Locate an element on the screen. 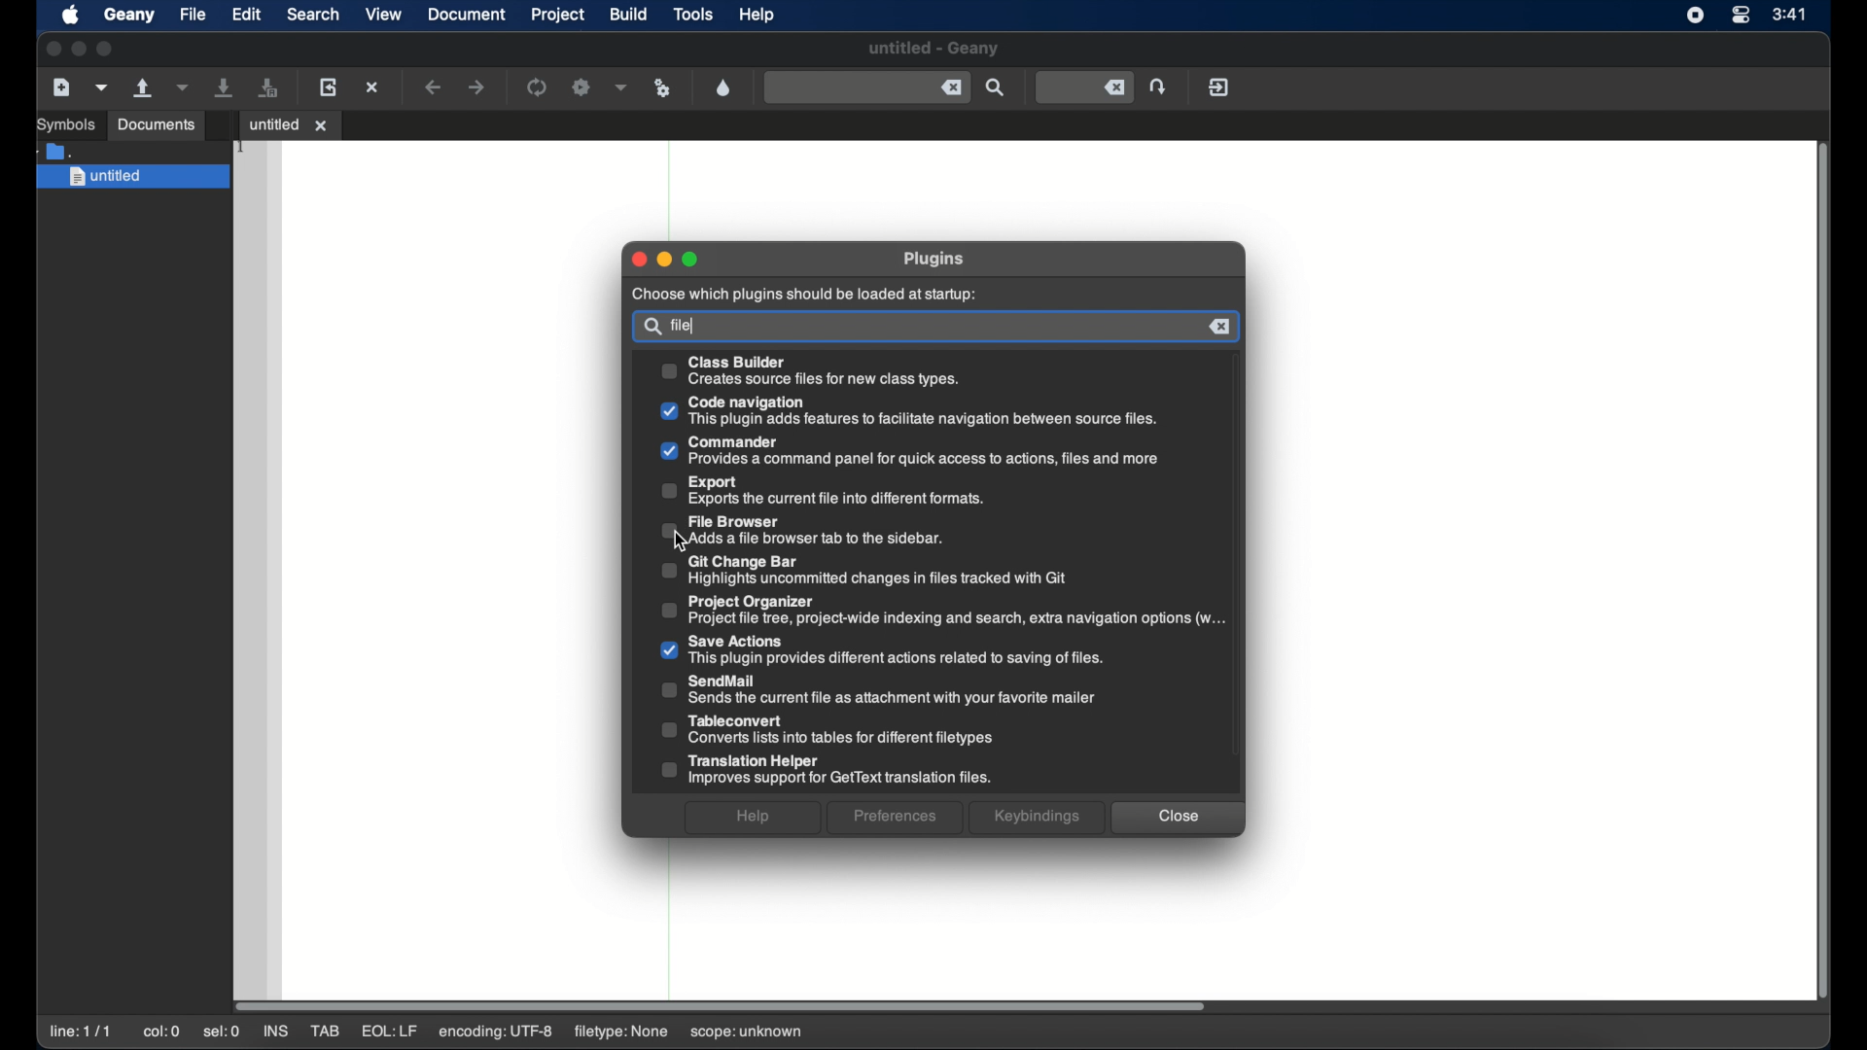 The width and height of the screenshot is (1867, 1050). edit is located at coordinates (247, 16).